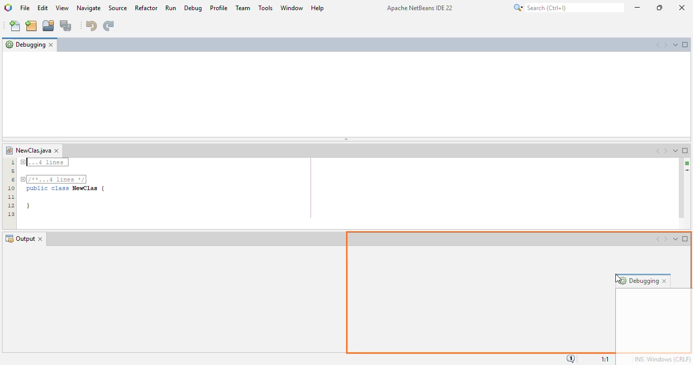 The width and height of the screenshot is (693, 365). I want to click on debugging window, so click(346, 93).